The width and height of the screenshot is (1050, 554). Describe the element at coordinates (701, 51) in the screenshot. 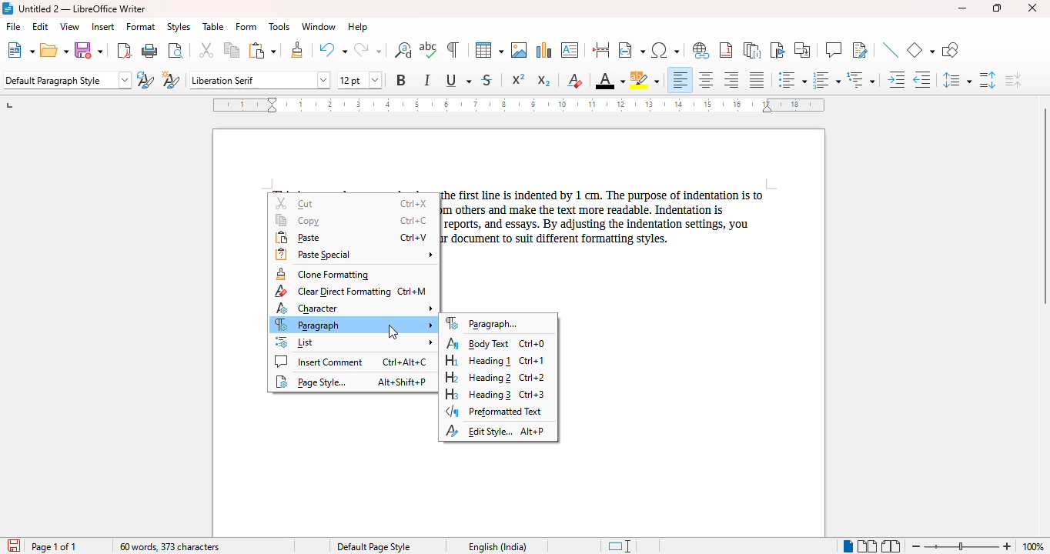

I see `insert hyperlink` at that location.